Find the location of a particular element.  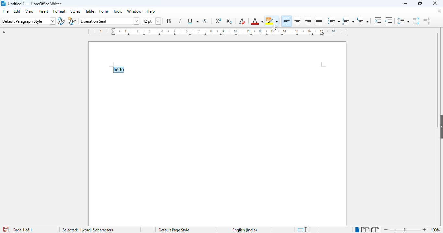

book view is located at coordinates (376, 229).